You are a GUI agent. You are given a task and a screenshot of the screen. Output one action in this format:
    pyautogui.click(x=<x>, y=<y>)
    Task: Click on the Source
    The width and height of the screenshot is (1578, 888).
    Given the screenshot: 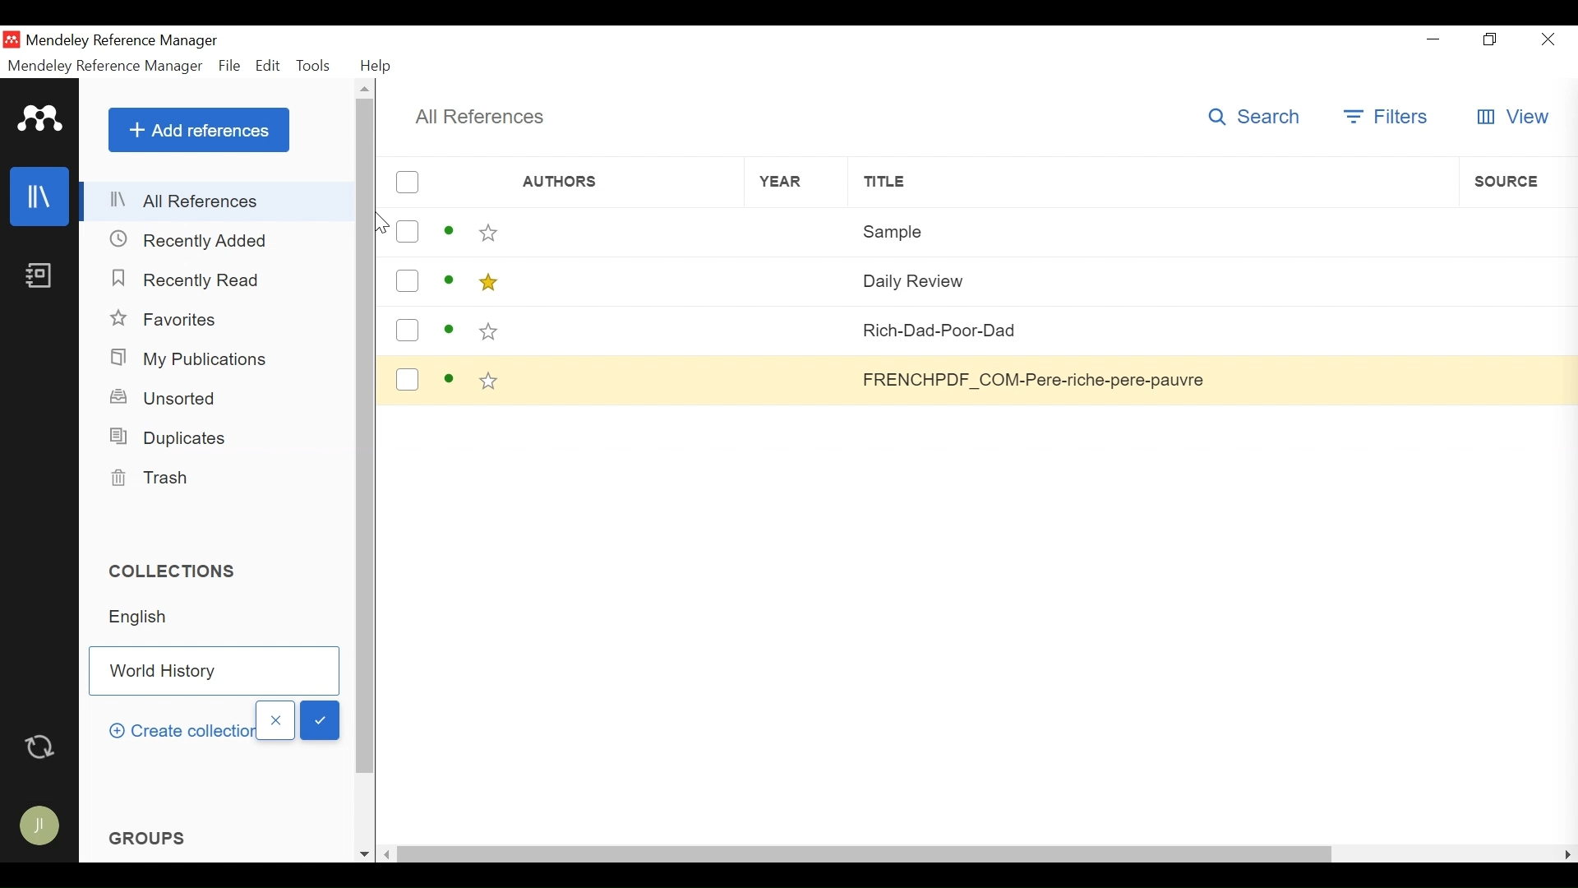 What is the action you would take?
    pyautogui.click(x=1517, y=229)
    